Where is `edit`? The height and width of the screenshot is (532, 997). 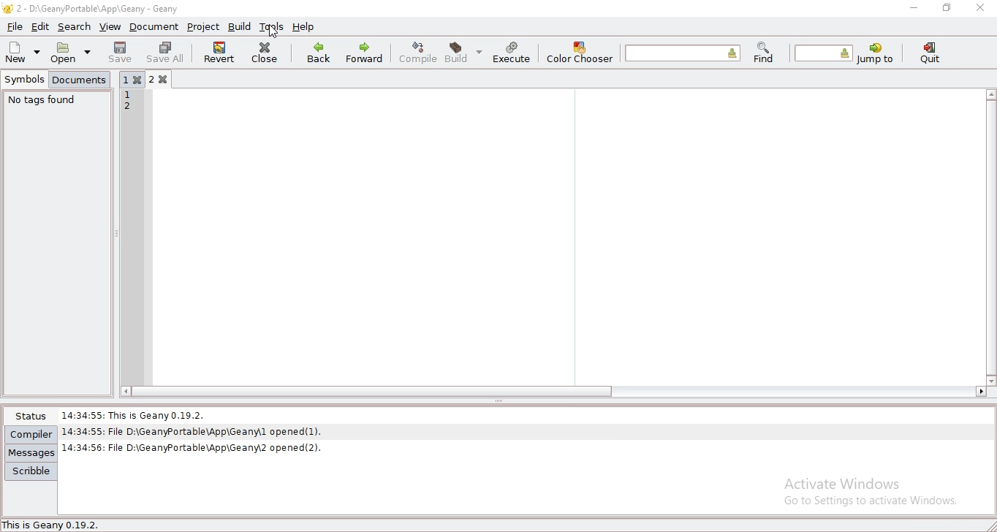
edit is located at coordinates (42, 26).